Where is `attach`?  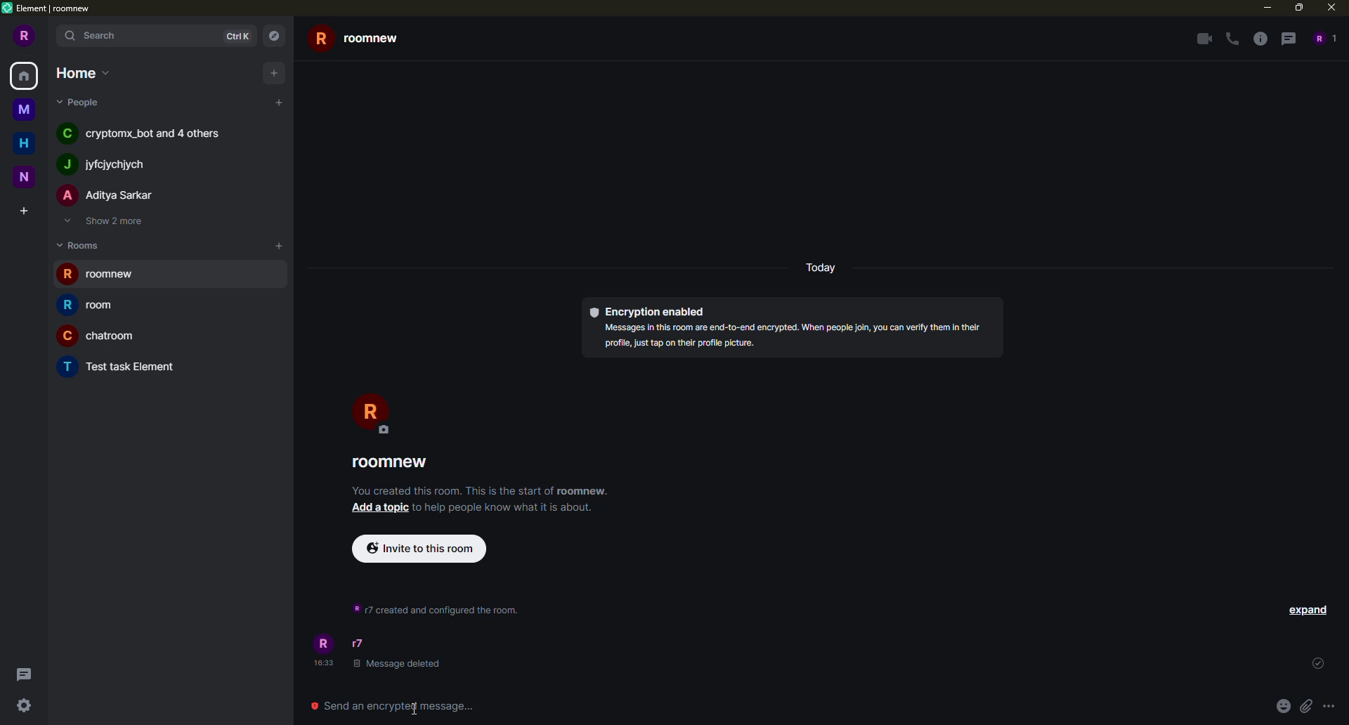 attach is located at coordinates (1305, 705).